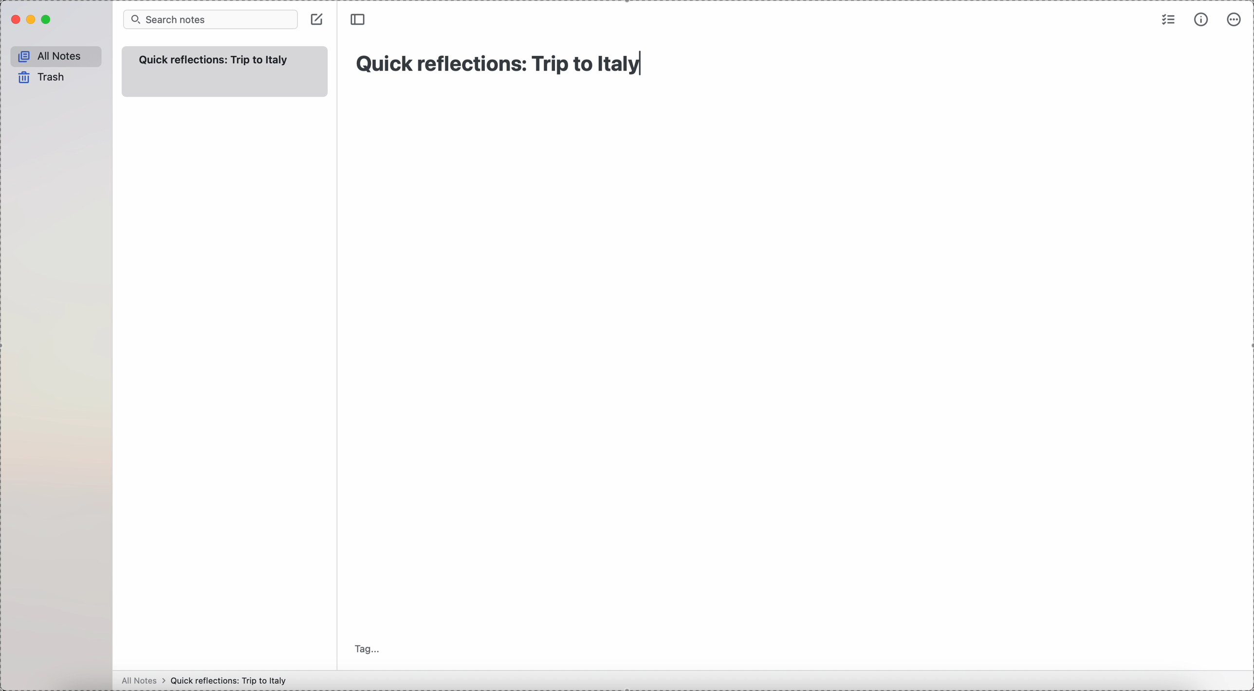 This screenshot has height=691, width=1254. I want to click on title, so click(216, 60).